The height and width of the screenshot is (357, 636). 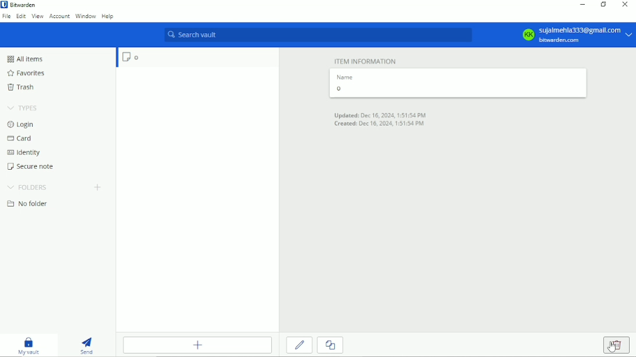 I want to click on Created: Dec 16, 2024, 1:51:54 PM, so click(x=383, y=124).